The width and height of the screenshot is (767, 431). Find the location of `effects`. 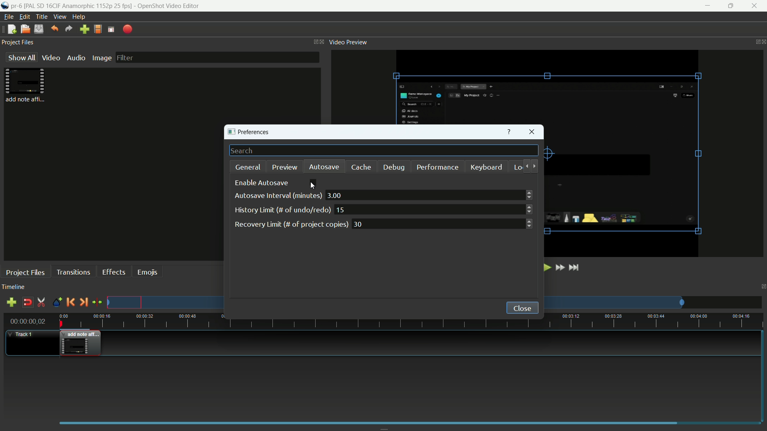

effects is located at coordinates (114, 272).